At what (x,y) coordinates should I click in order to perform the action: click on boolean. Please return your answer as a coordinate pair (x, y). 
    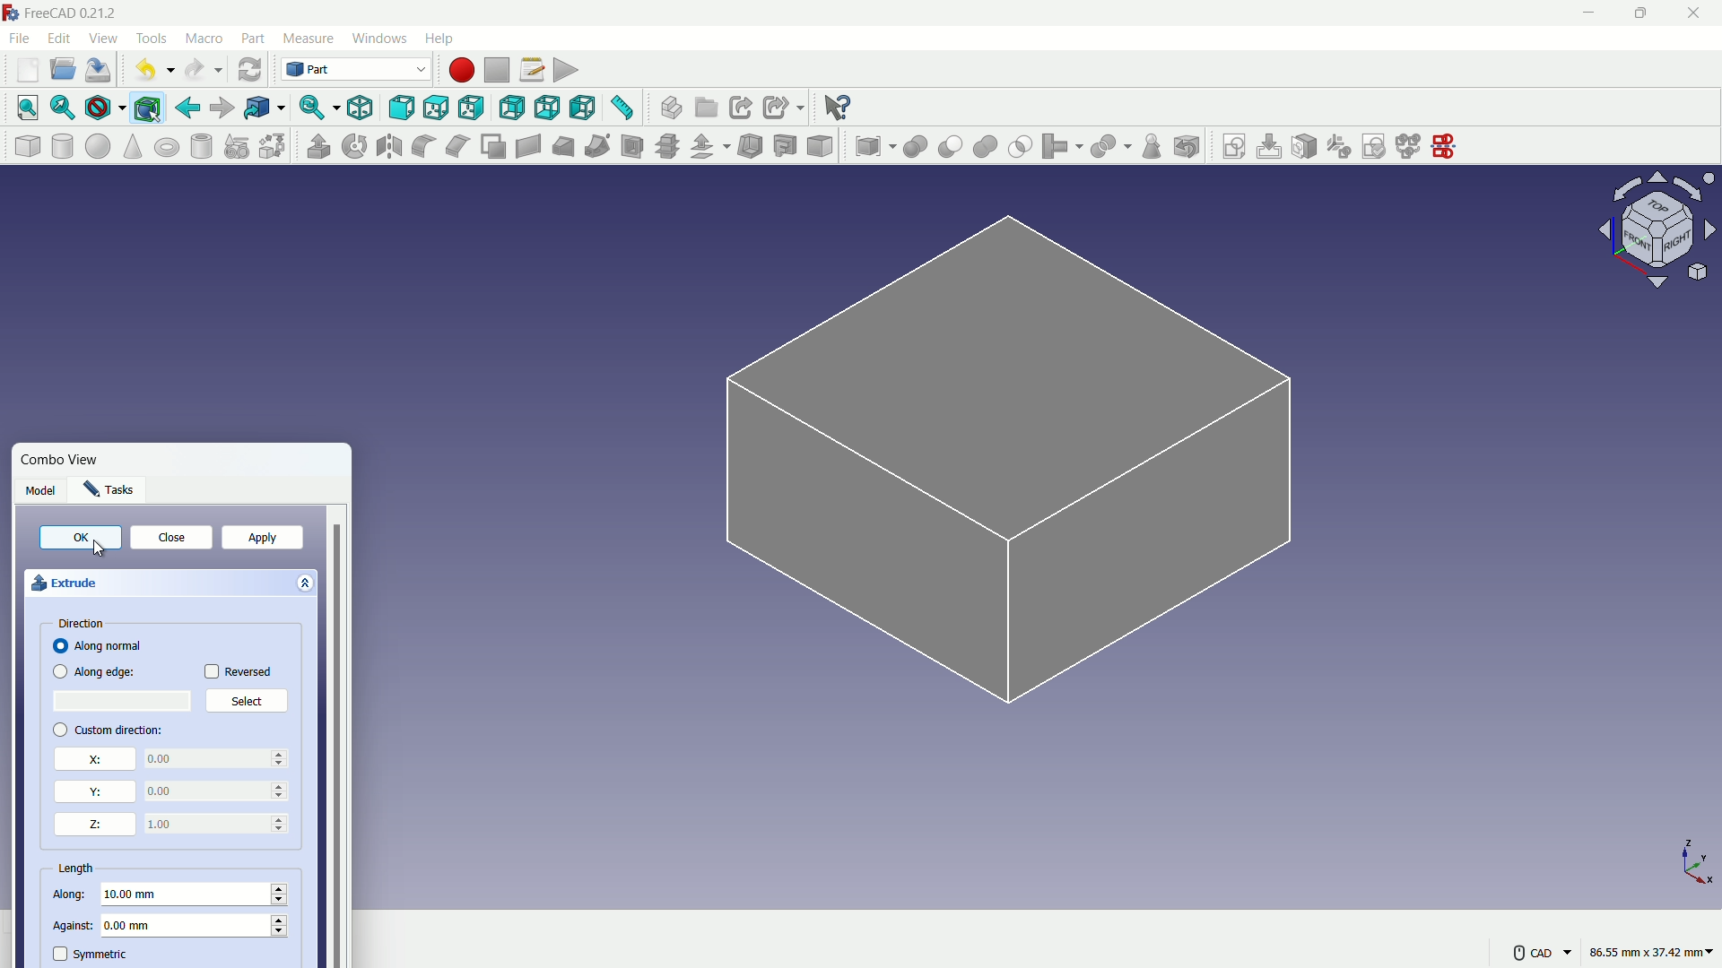
    Looking at the image, I should click on (917, 147).